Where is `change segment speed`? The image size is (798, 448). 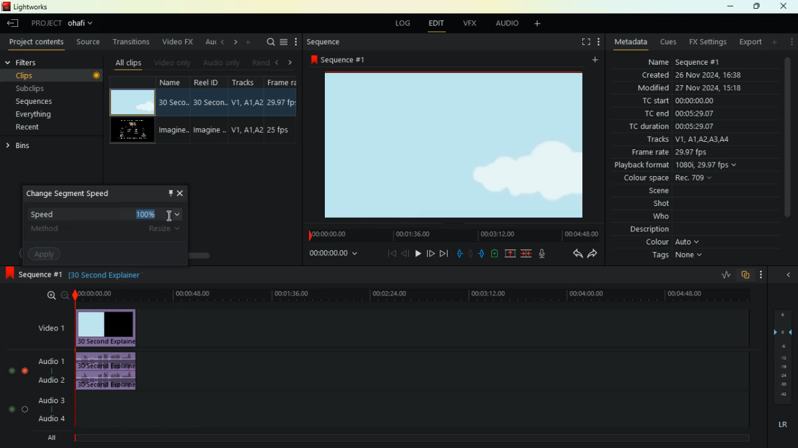
change segment speed is located at coordinates (77, 194).